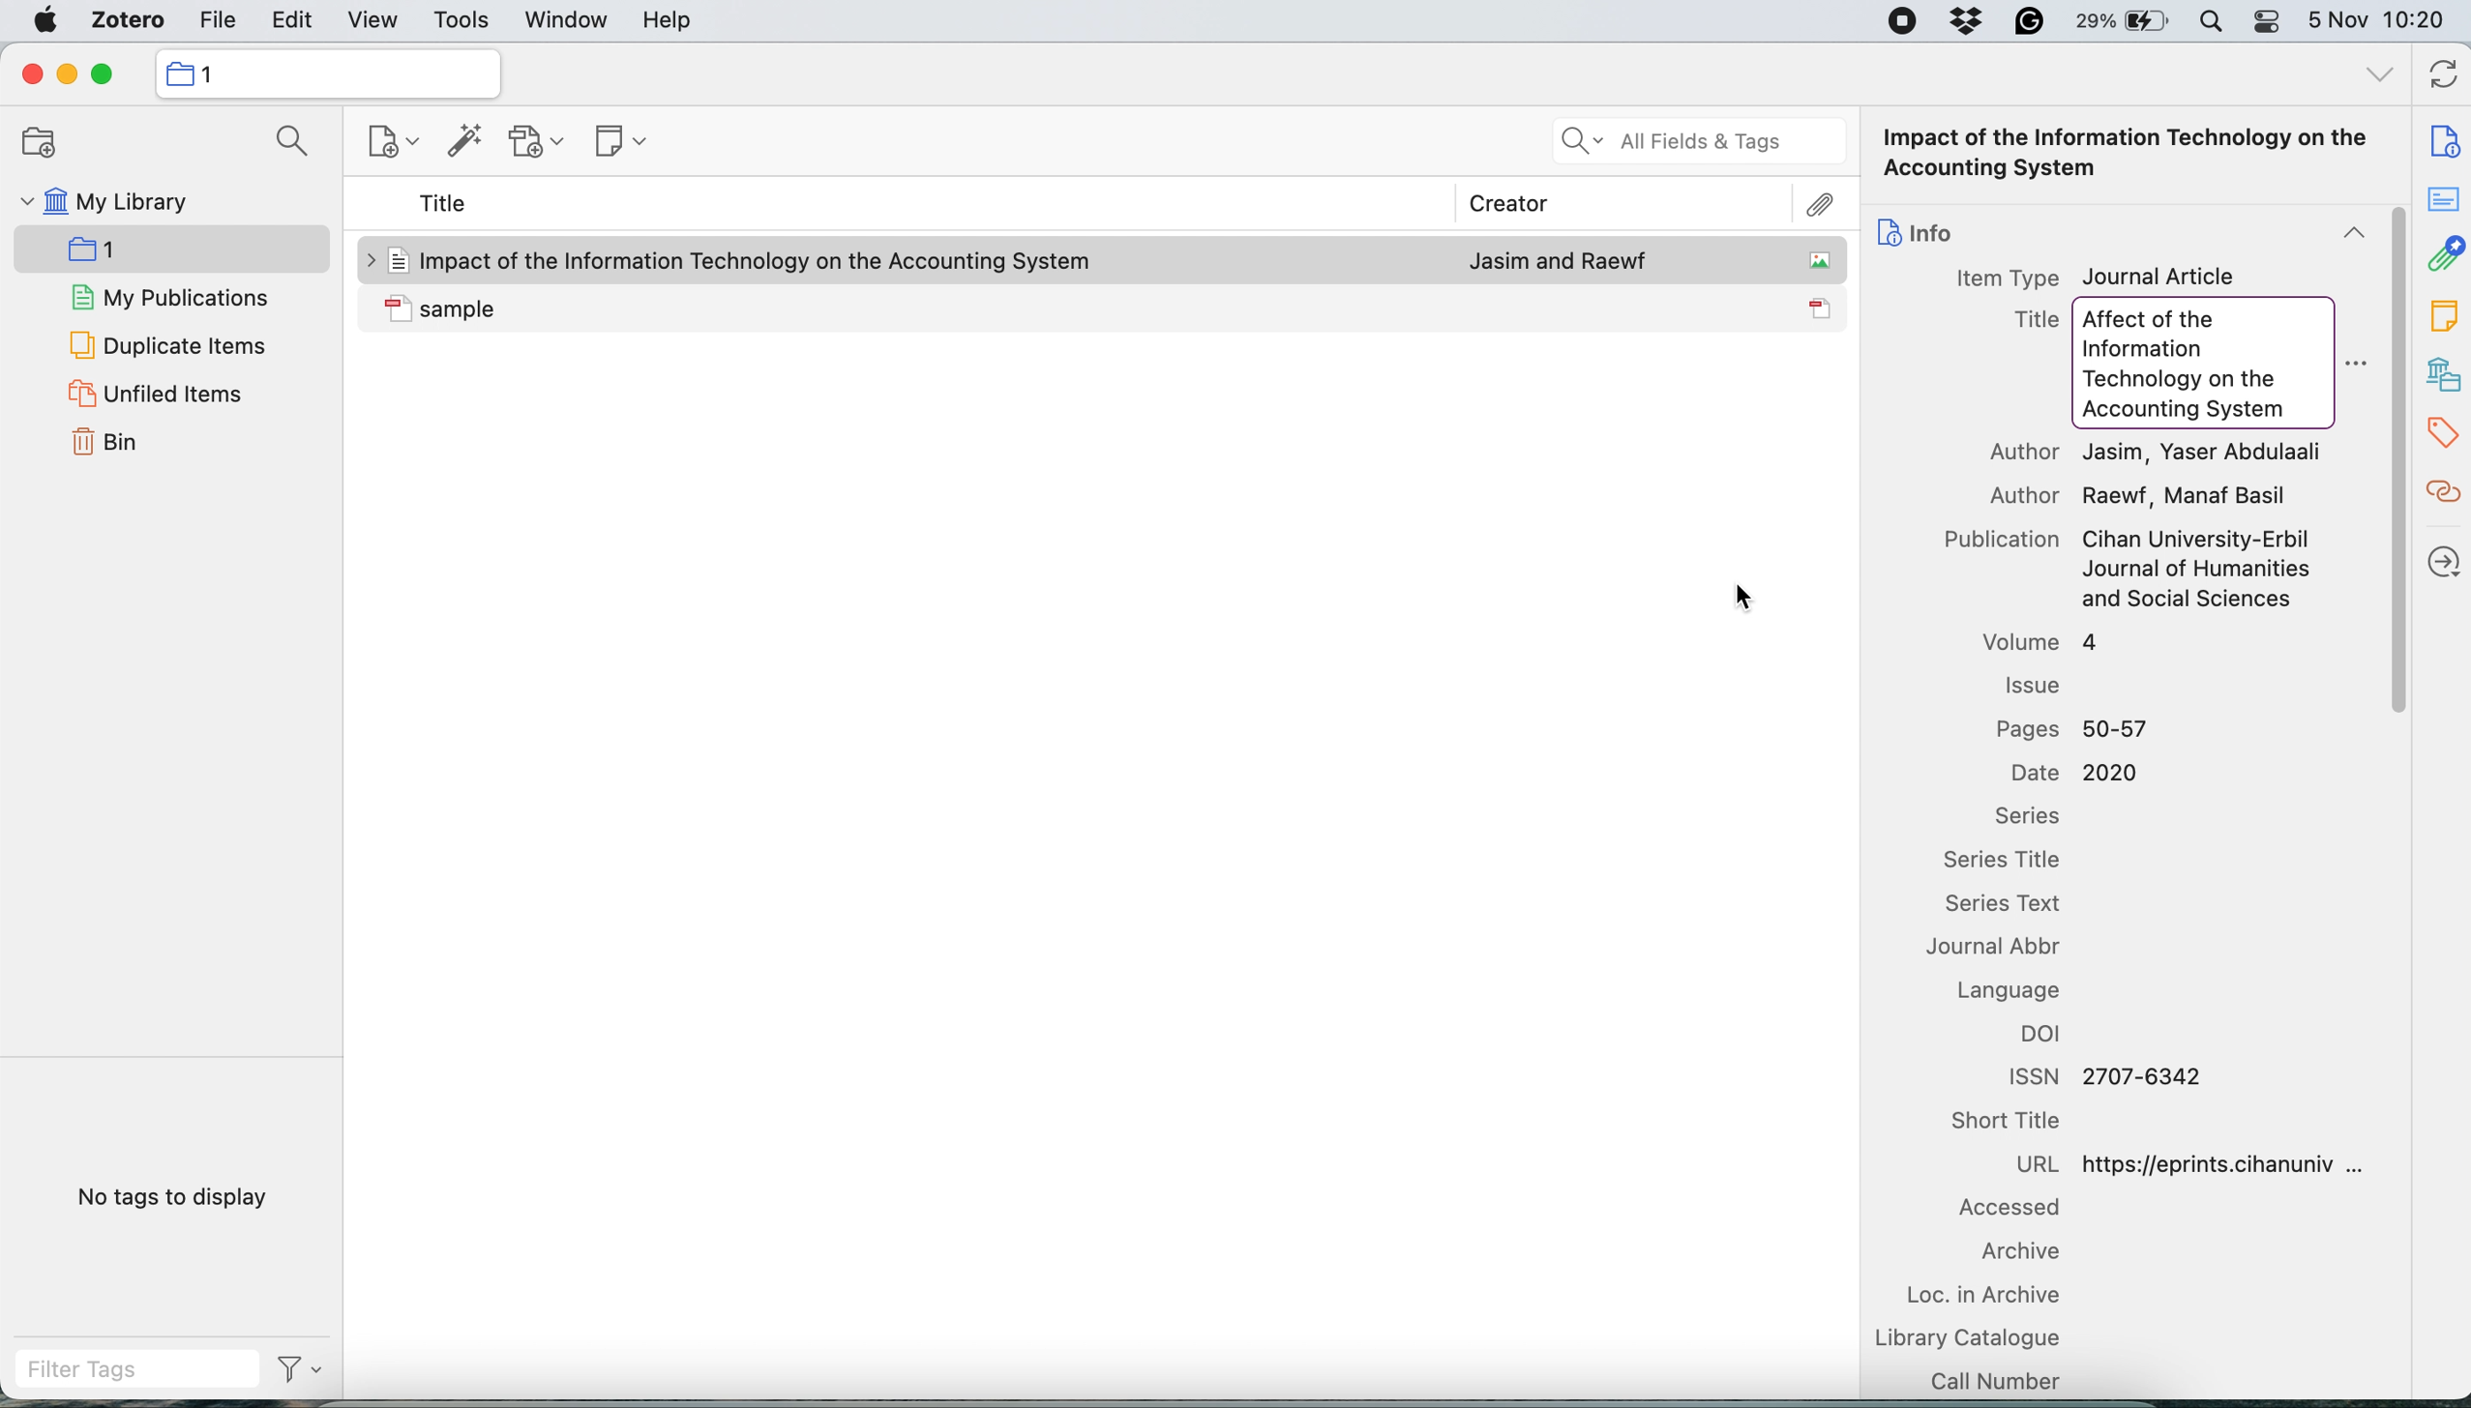 The height and width of the screenshot is (1408, 2471). What do you see at coordinates (2004, 947) in the screenshot?
I see `journal abbr` at bounding box center [2004, 947].